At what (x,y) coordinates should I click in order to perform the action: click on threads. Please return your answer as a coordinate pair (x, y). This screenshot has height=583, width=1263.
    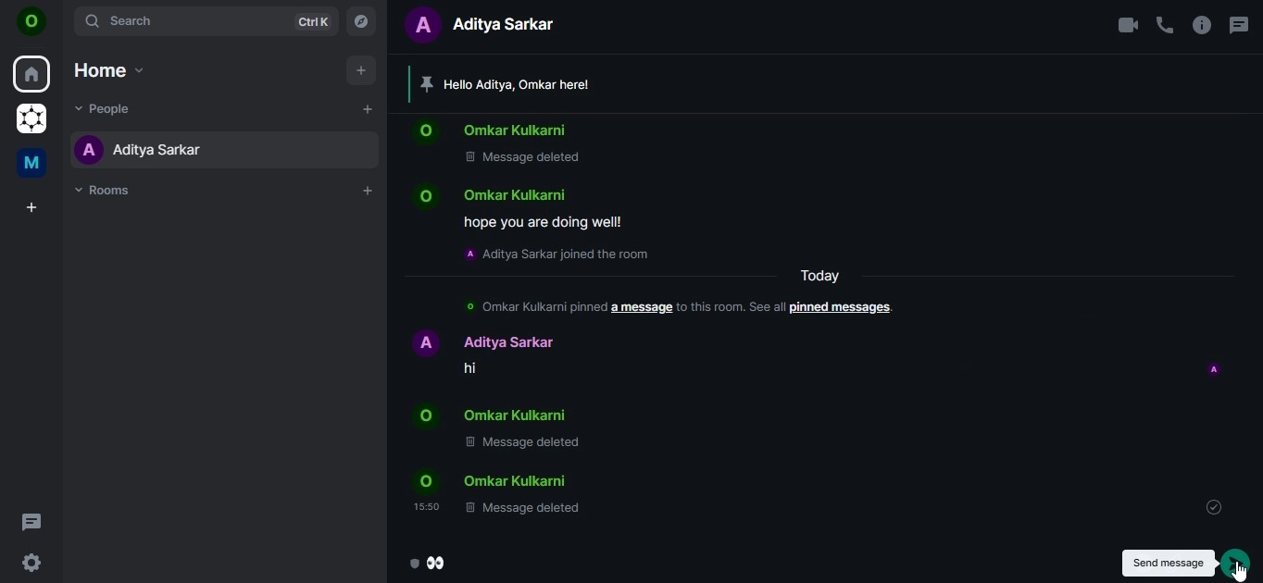
    Looking at the image, I should click on (32, 521).